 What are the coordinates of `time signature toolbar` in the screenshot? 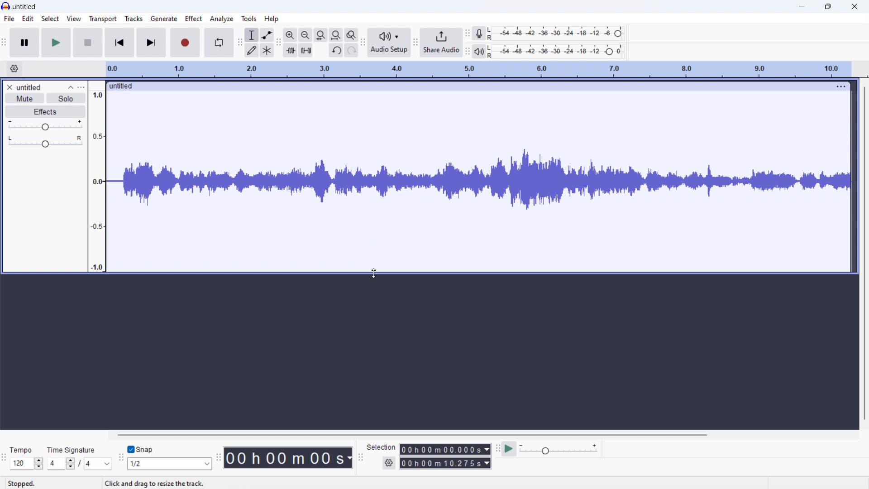 It's located at (4, 459).